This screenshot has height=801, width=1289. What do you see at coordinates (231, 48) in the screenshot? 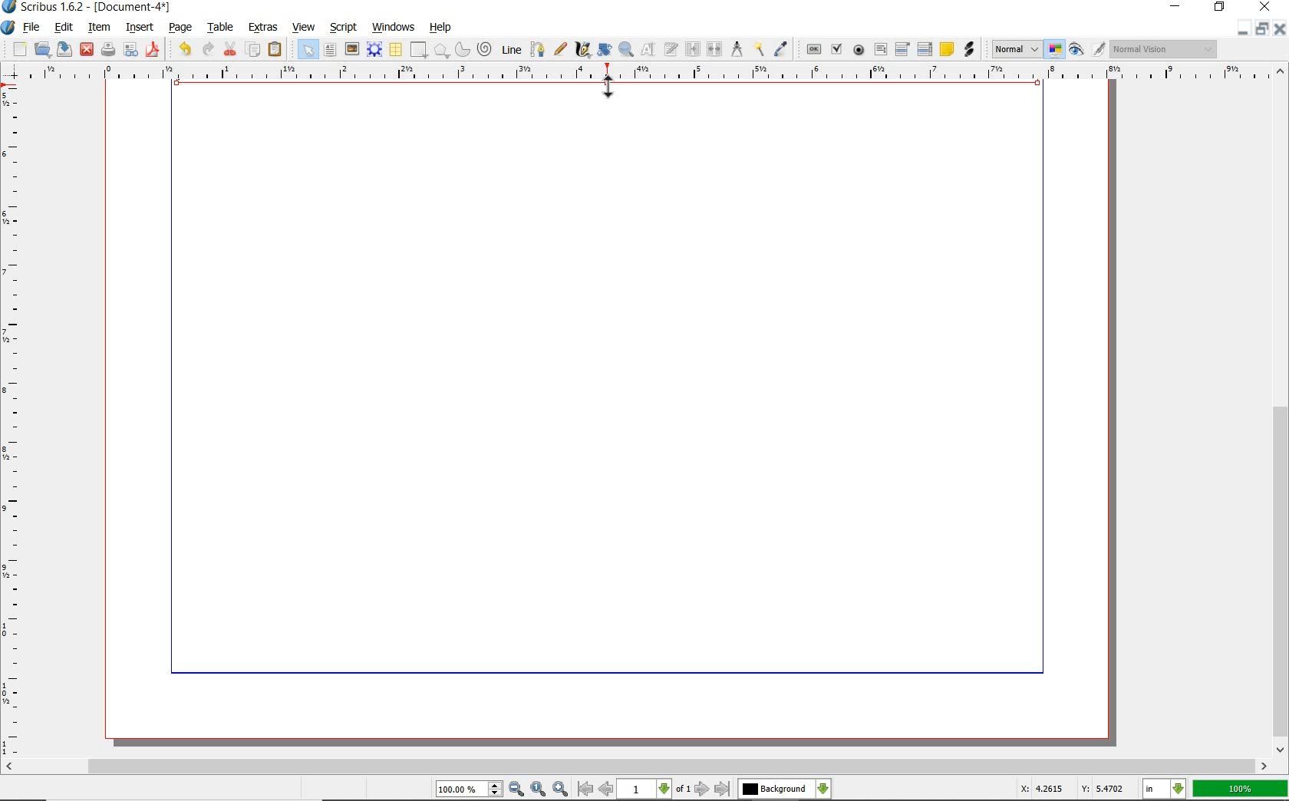
I see `cut` at bounding box center [231, 48].